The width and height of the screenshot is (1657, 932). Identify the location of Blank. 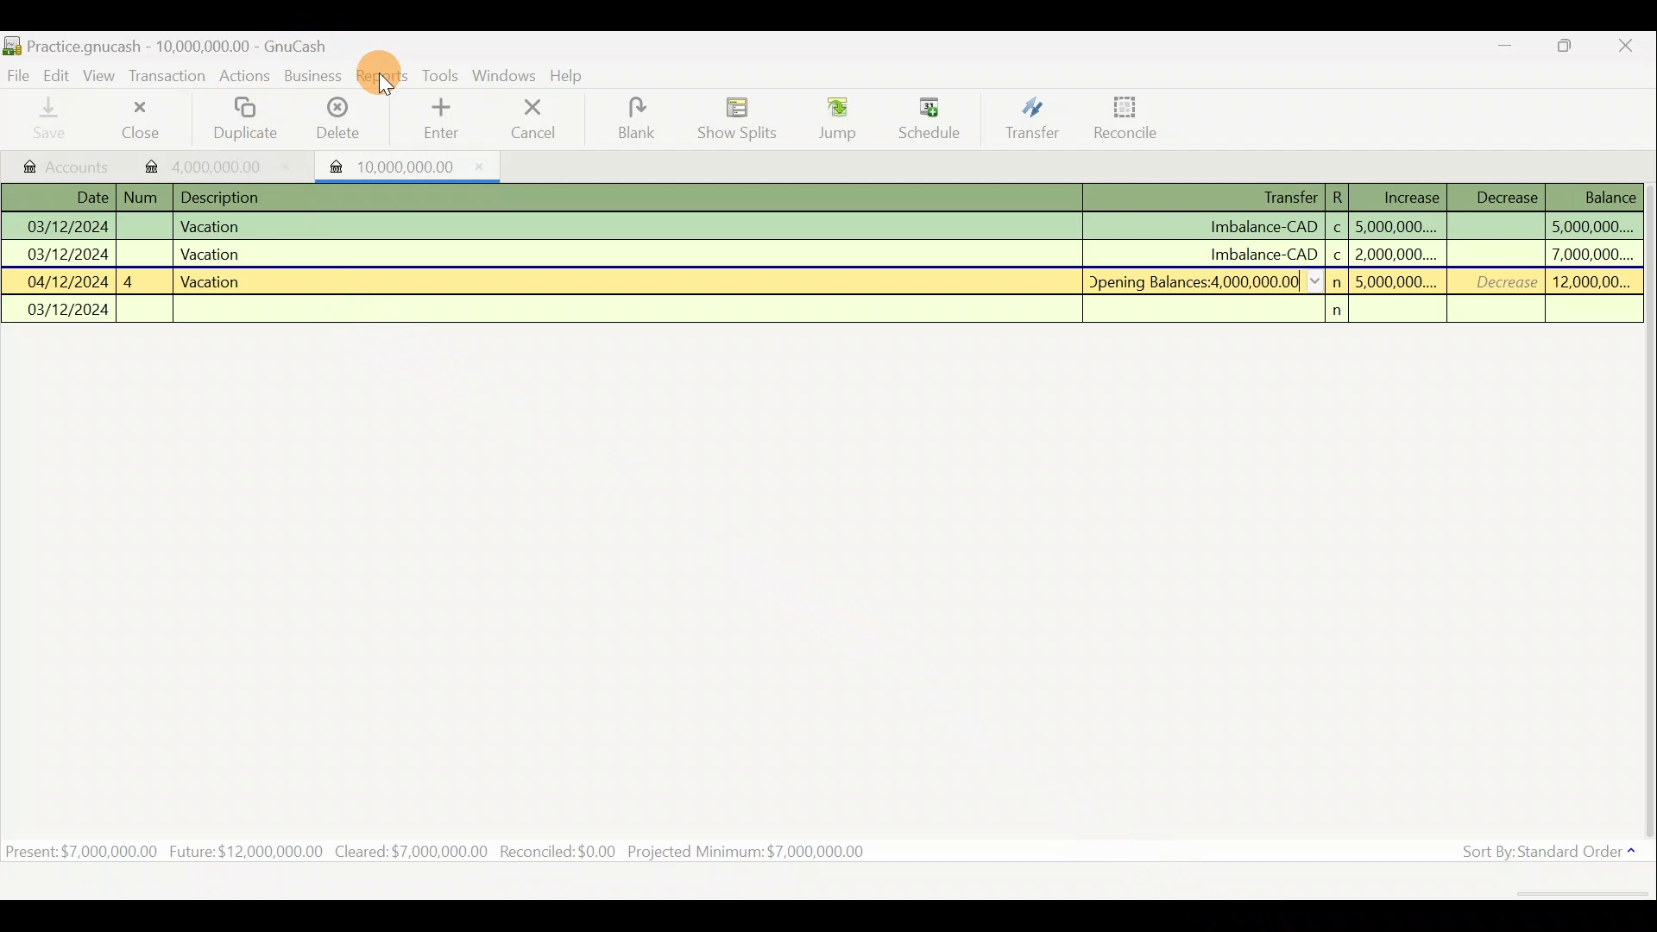
(630, 116).